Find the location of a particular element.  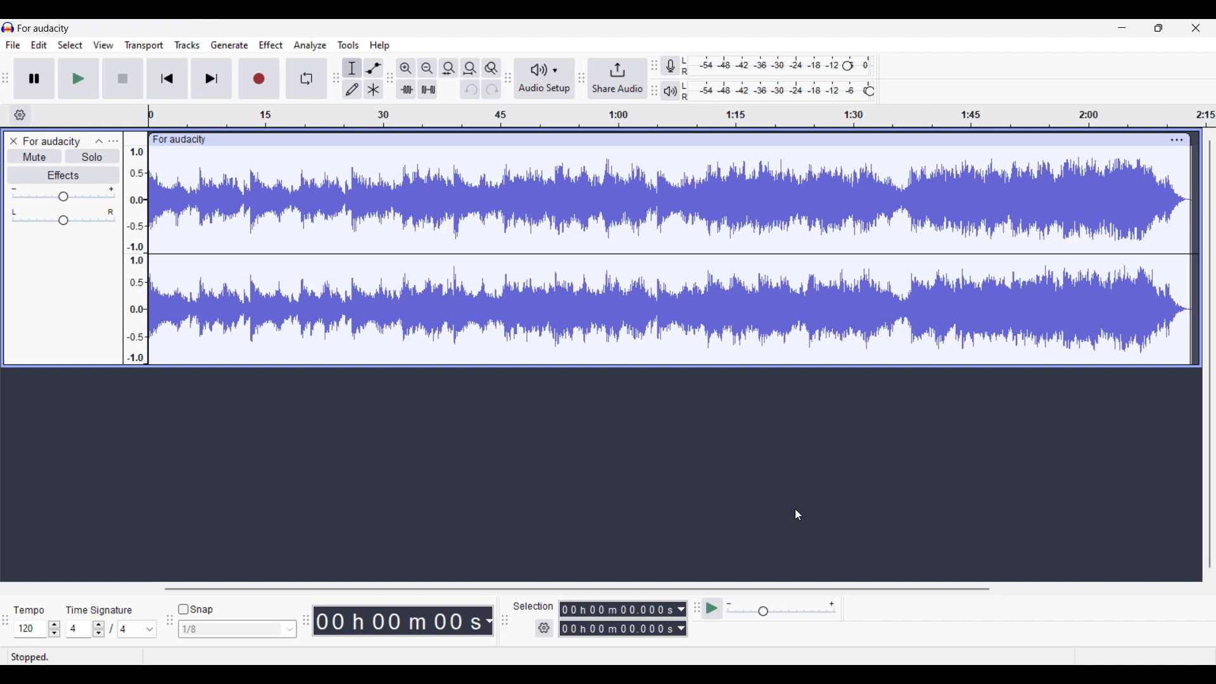

Increase/Decrease time signature is located at coordinates (99, 629).